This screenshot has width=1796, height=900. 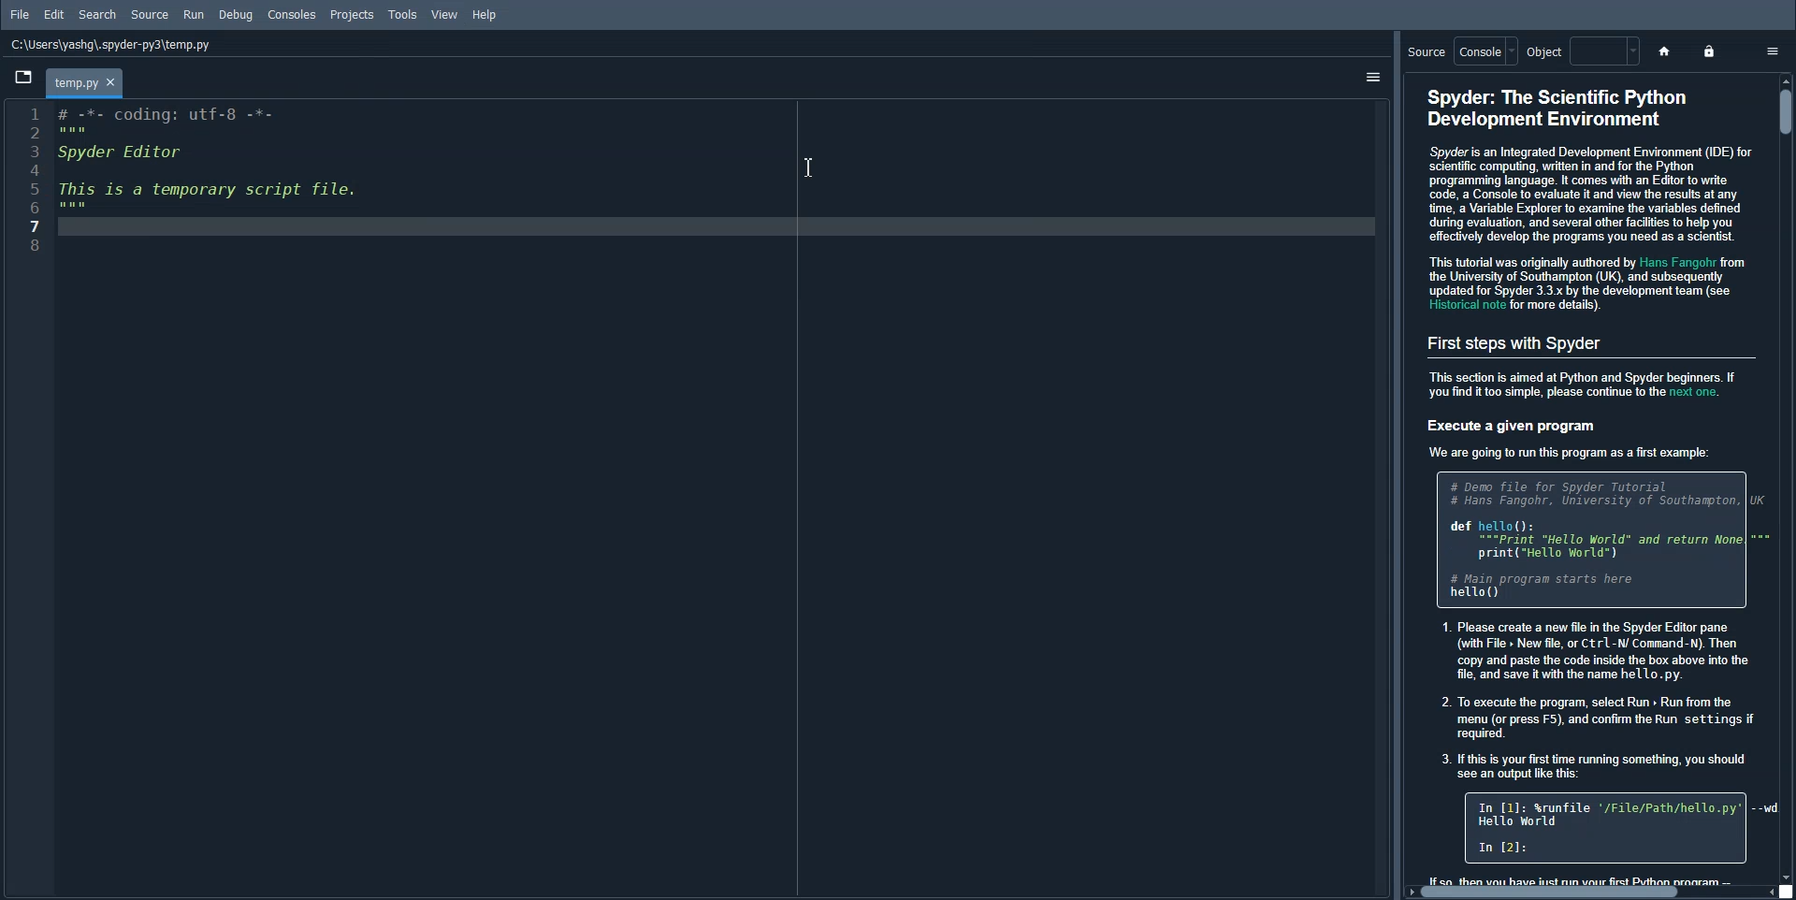 I want to click on Source: Console, so click(x=1457, y=51).